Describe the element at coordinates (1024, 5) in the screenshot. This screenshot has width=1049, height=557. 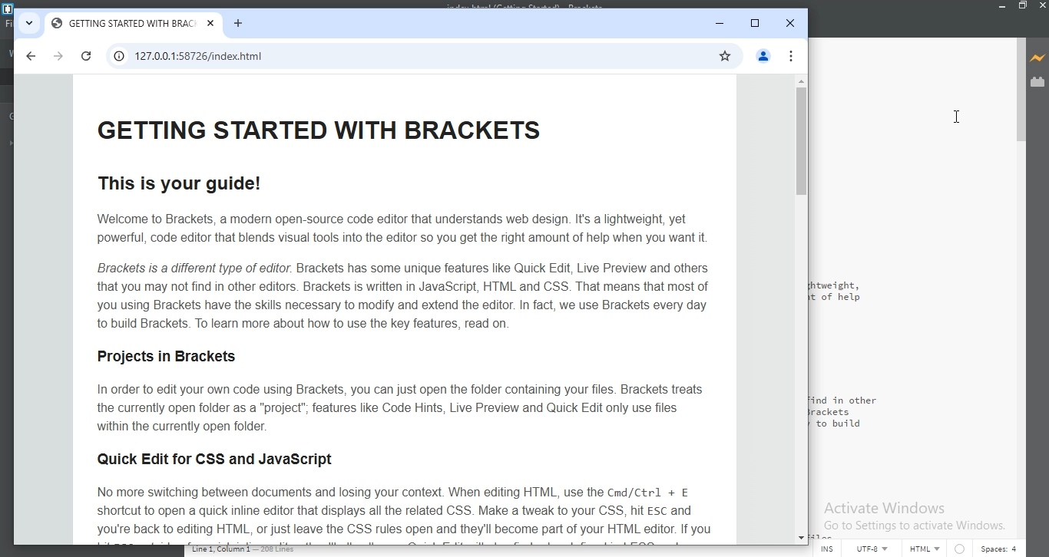
I see `minimize` at that location.